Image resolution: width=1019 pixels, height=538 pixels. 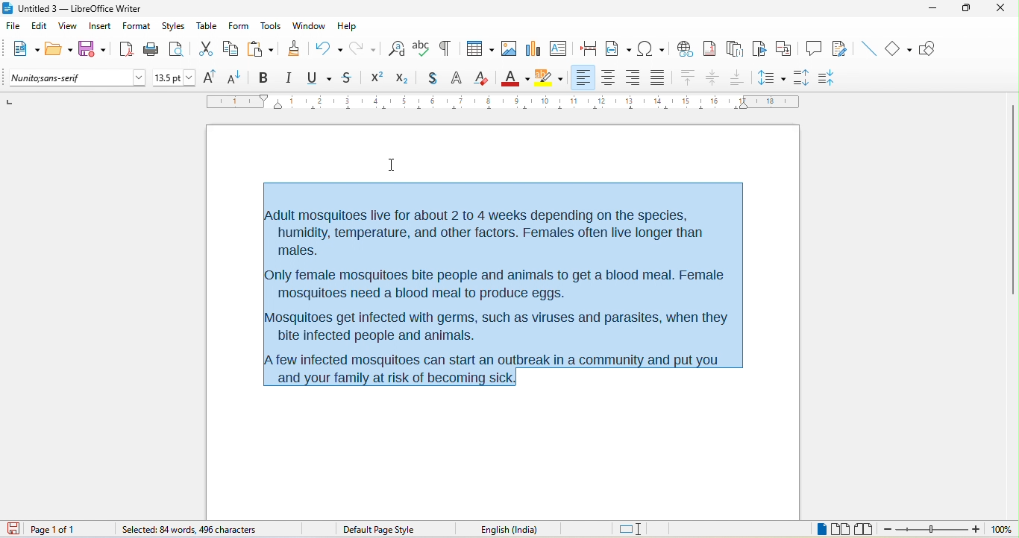 What do you see at coordinates (151, 50) in the screenshot?
I see `print` at bounding box center [151, 50].